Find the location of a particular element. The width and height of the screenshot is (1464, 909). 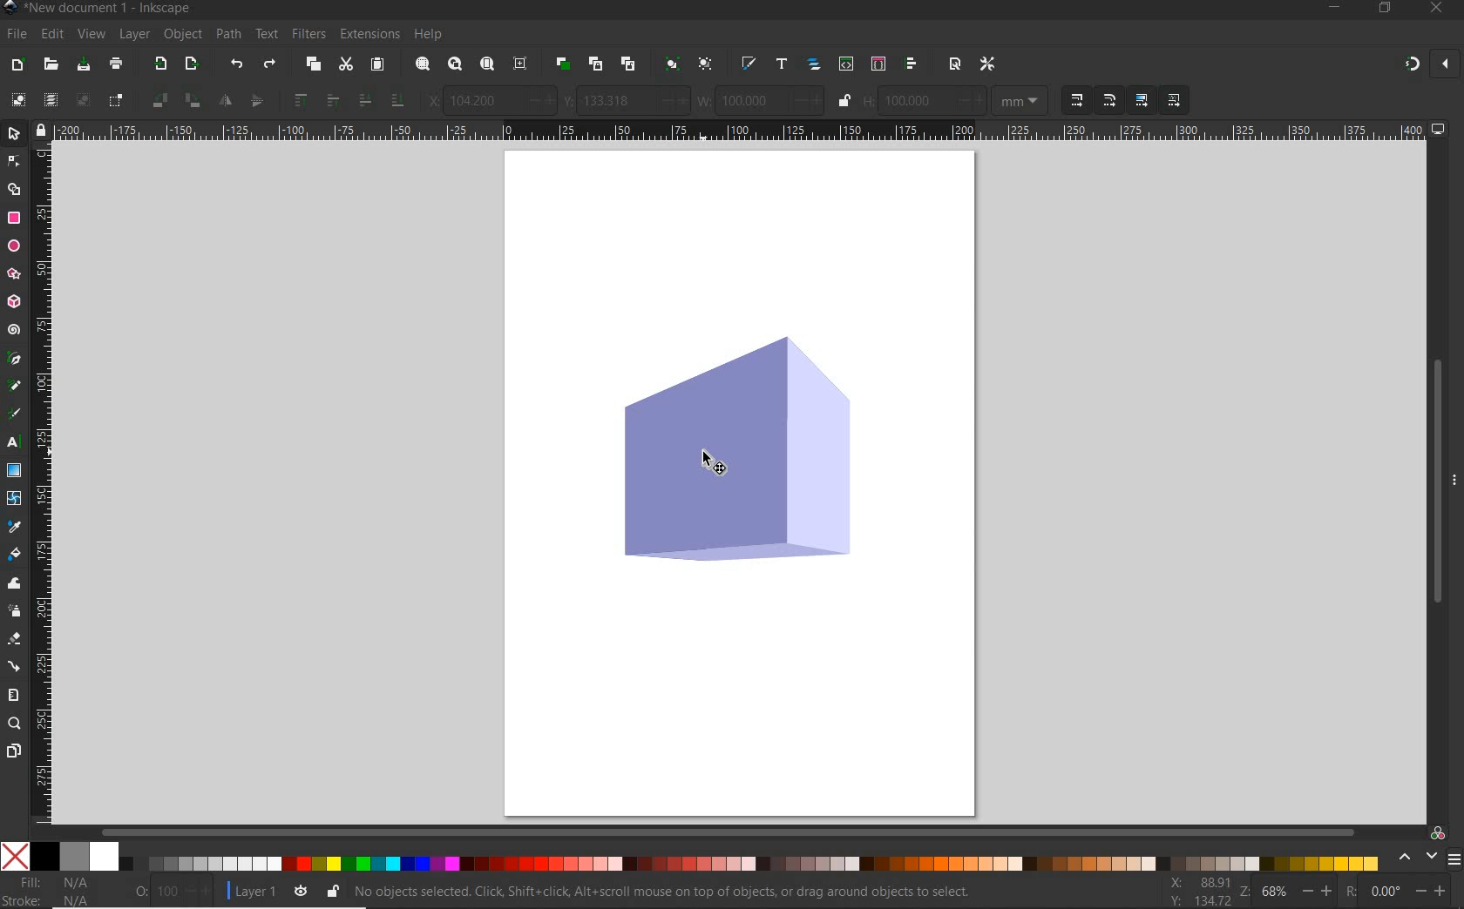

WHENSCALING OBJECTS is located at coordinates (1109, 100).